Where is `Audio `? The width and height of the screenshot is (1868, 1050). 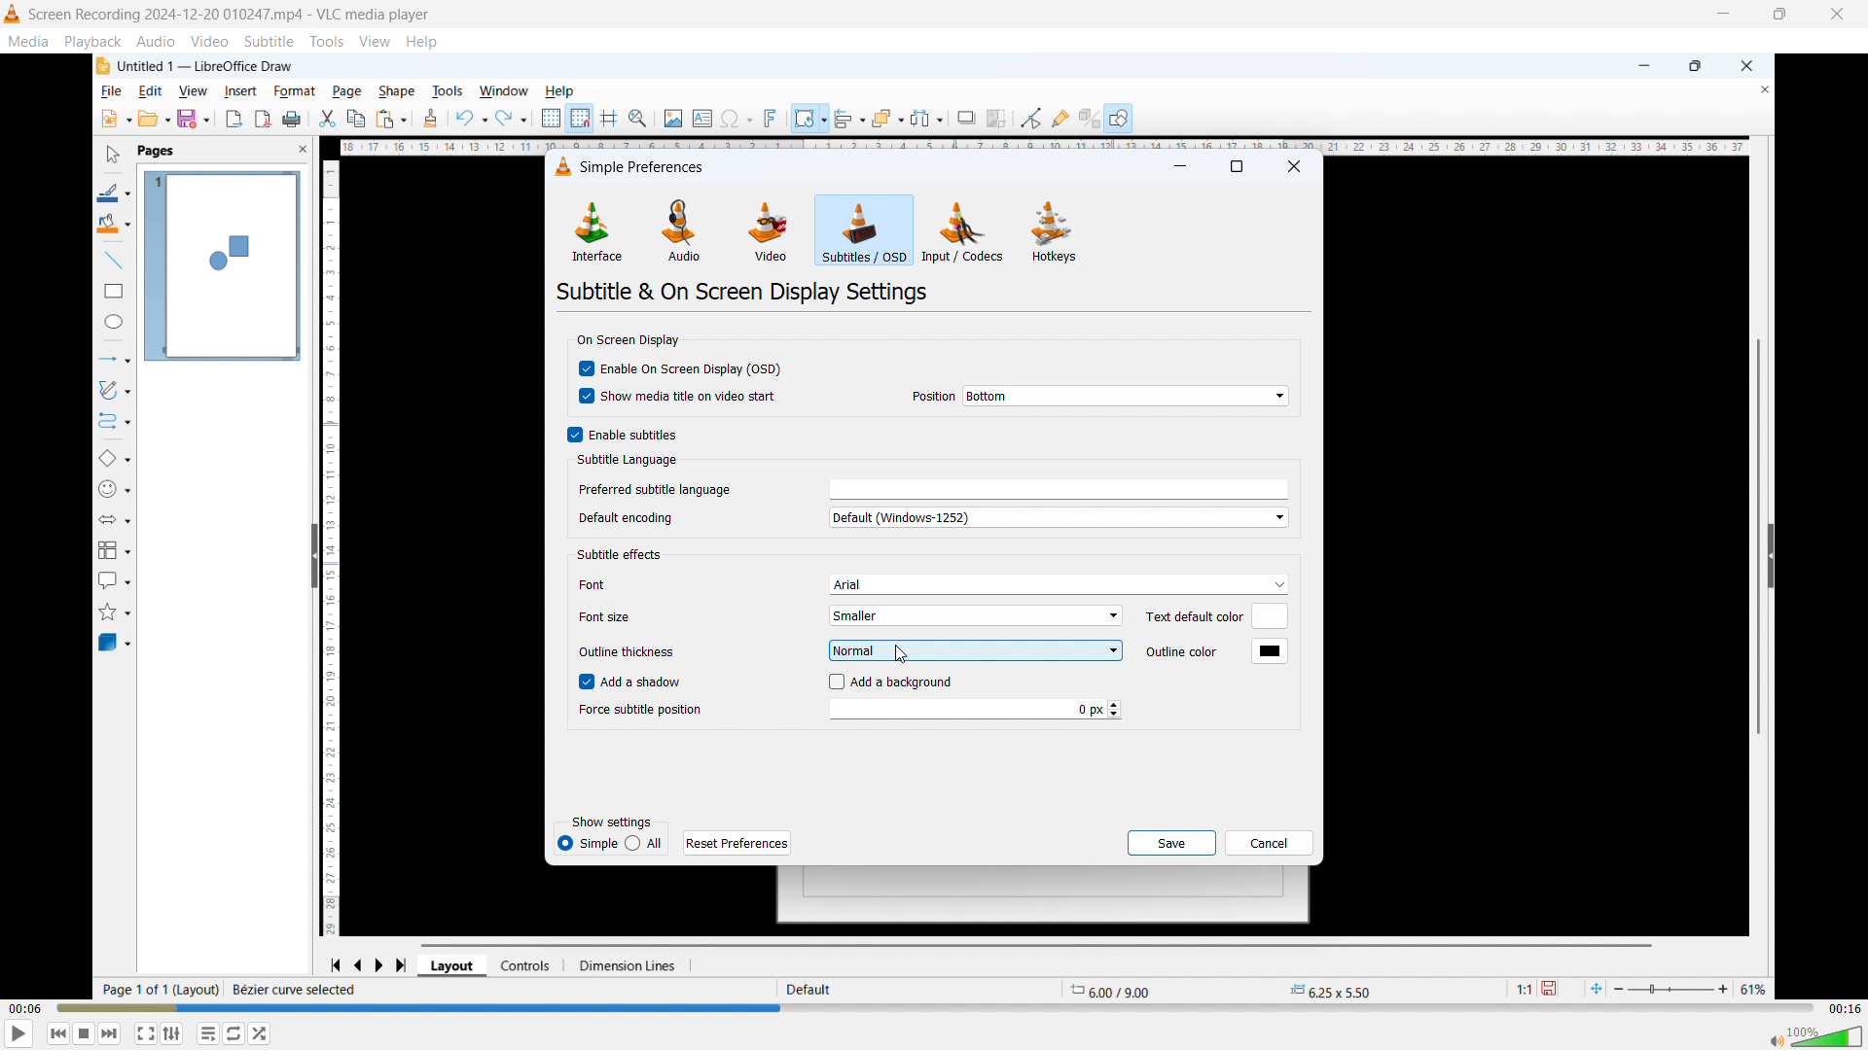
Audio  is located at coordinates (156, 42).